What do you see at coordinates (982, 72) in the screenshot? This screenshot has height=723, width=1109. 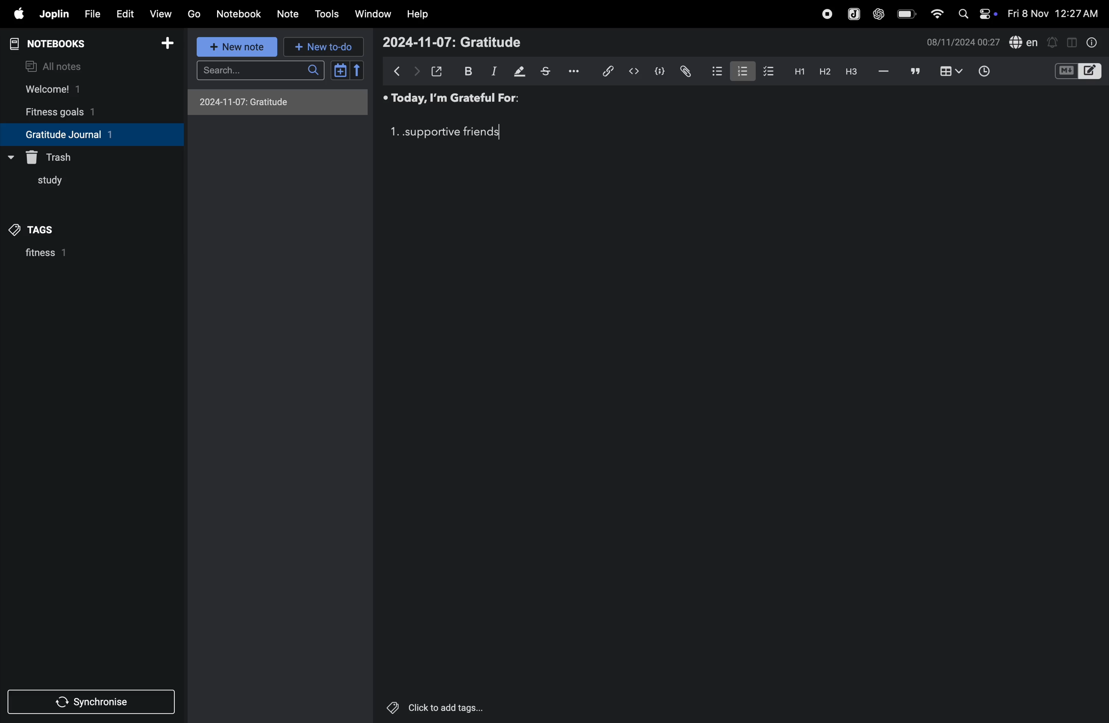 I see `insert time` at bounding box center [982, 72].